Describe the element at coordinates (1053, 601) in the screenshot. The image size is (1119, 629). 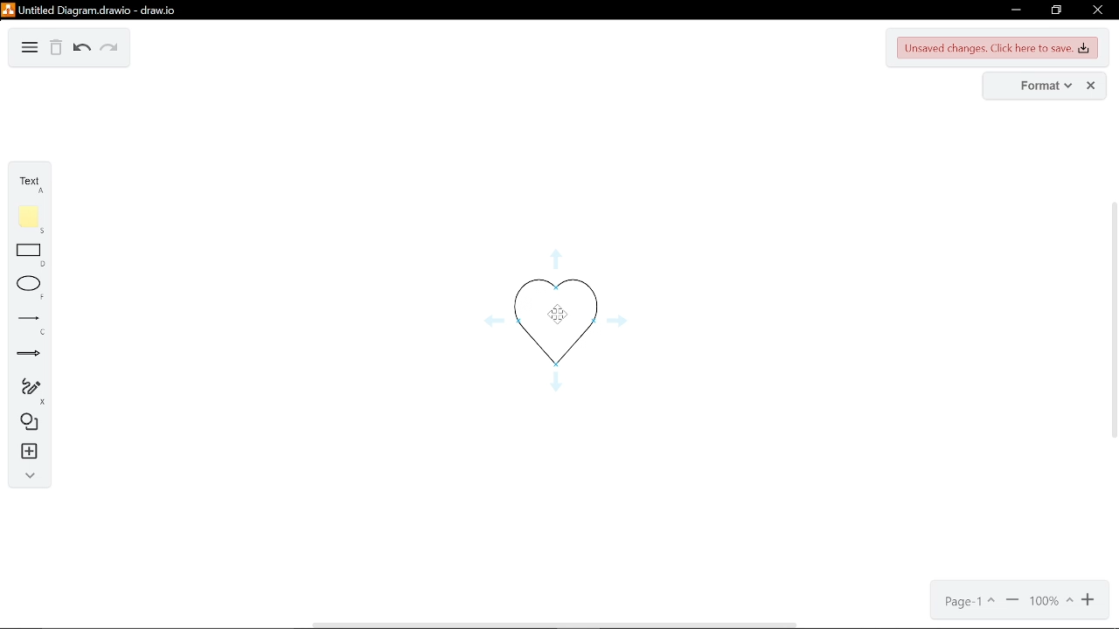
I see `100%` at that location.